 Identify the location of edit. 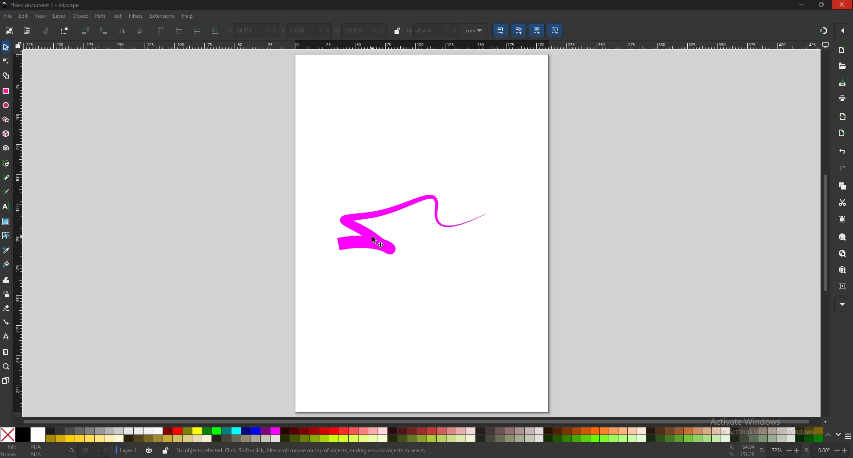
(24, 16).